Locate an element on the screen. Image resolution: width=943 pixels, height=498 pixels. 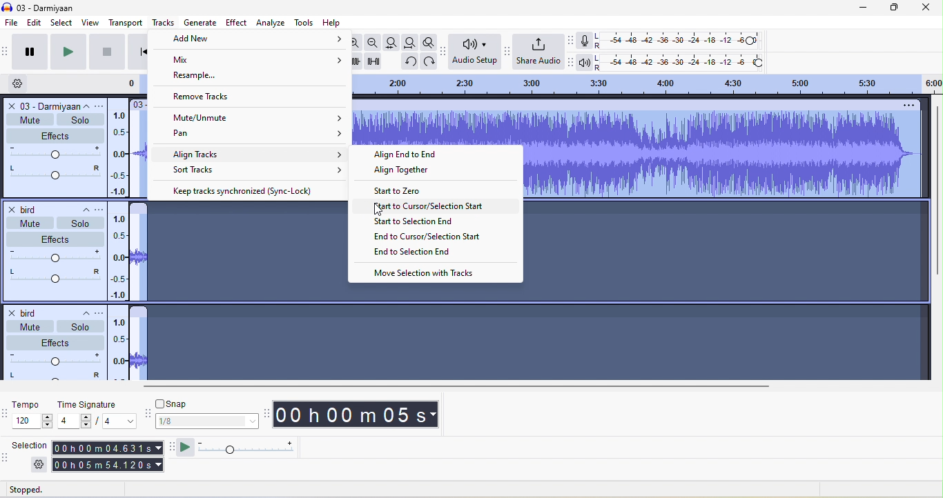
audacity time selection toolbar is located at coordinates (6, 412).